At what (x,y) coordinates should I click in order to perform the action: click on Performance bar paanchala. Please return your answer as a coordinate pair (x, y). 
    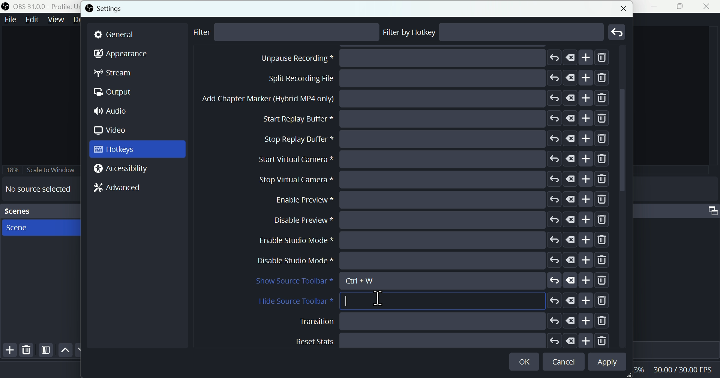
    Looking at the image, I should click on (684, 371).